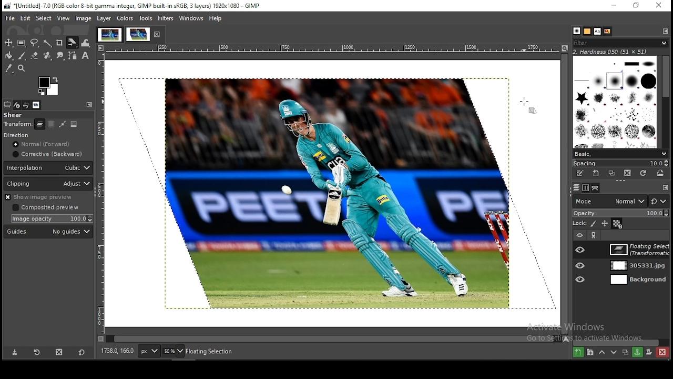  What do you see at coordinates (24, 56) in the screenshot?
I see `paint brush tool` at bounding box center [24, 56].